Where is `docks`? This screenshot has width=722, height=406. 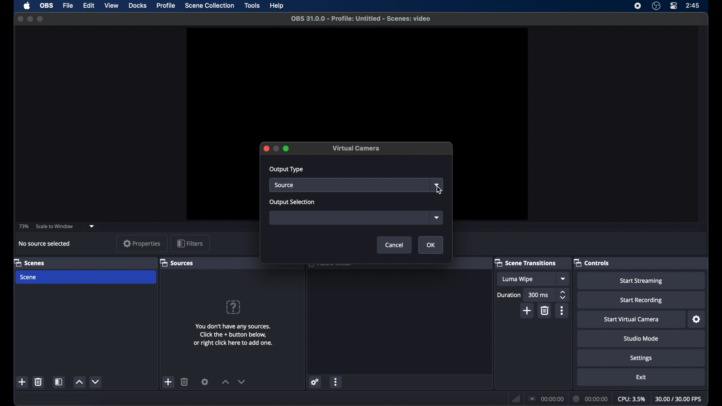 docks is located at coordinates (138, 6).